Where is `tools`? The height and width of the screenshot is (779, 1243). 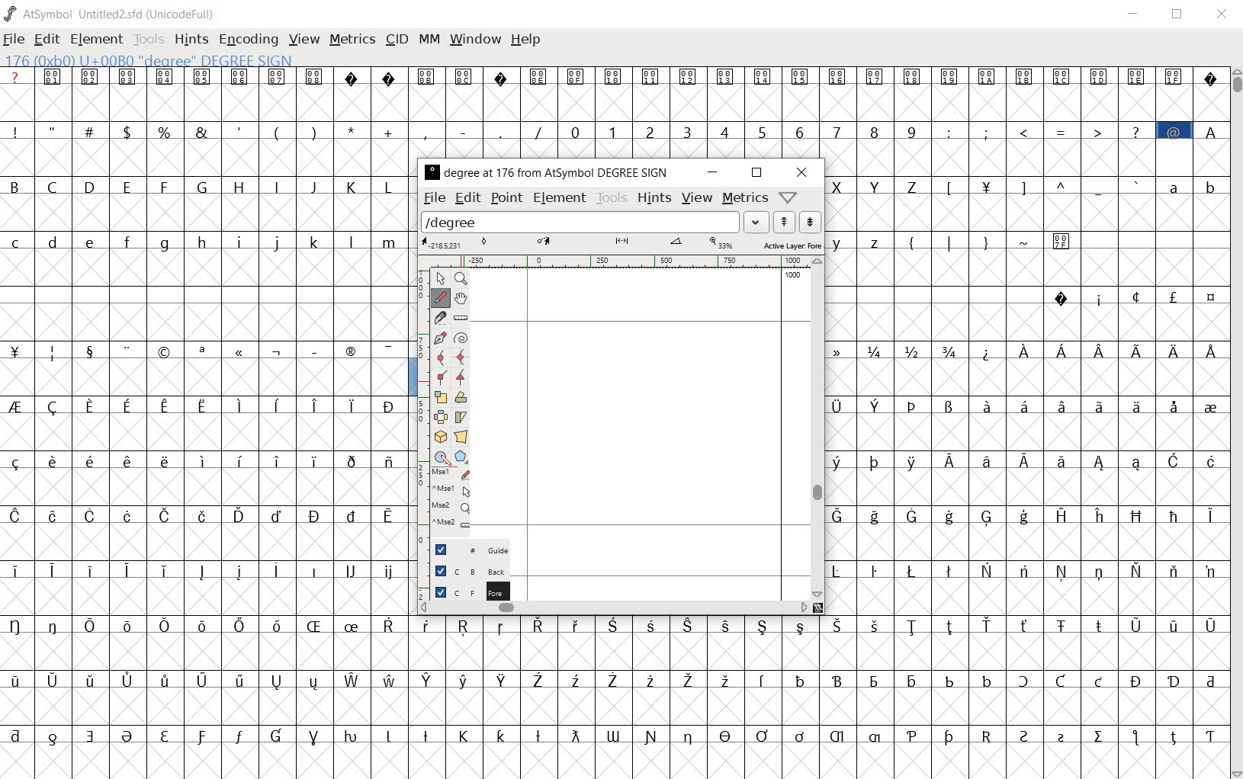
tools is located at coordinates (149, 39).